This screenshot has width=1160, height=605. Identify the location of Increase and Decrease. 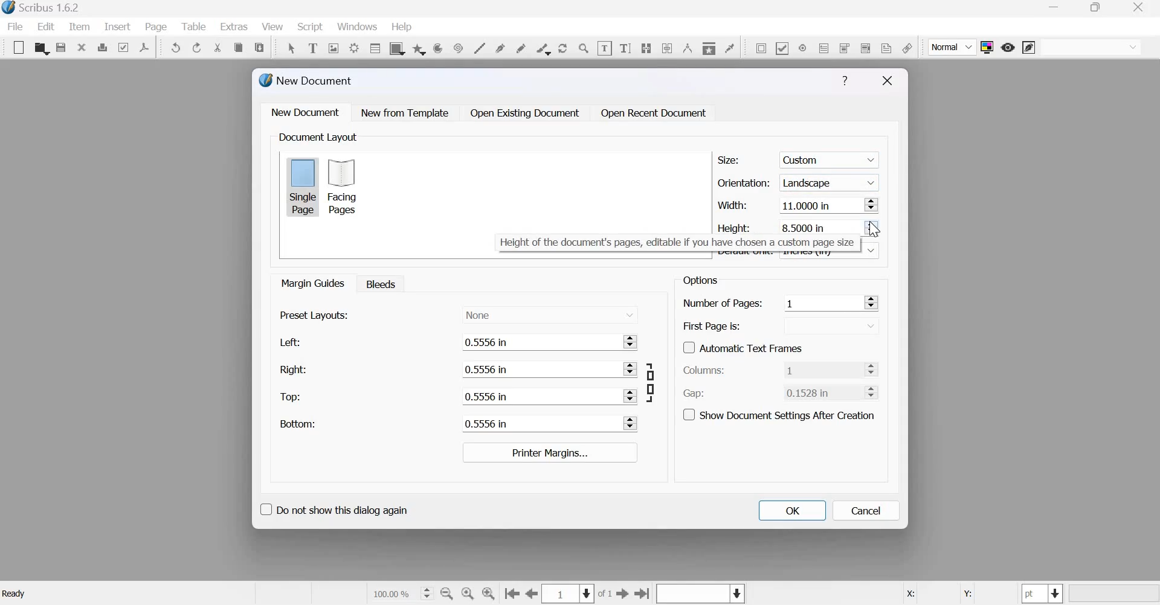
(631, 423).